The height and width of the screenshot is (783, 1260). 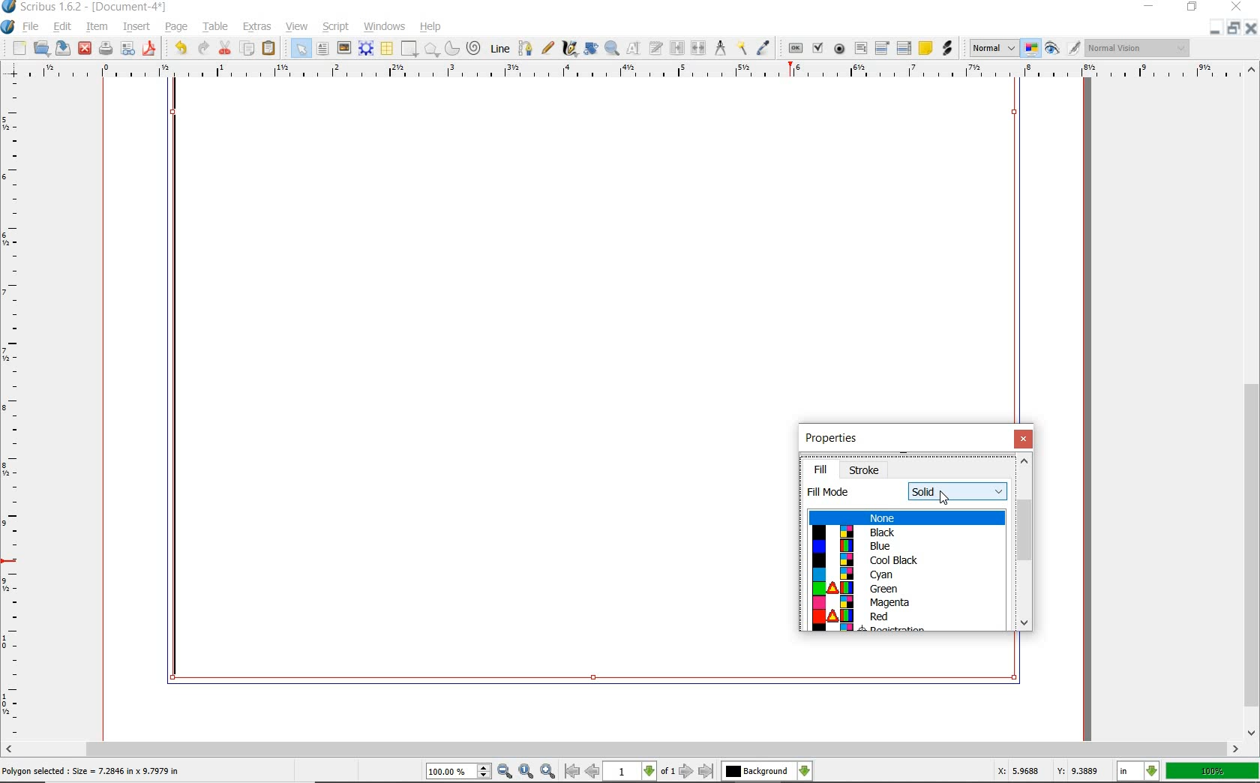 I want to click on Magenta, so click(x=904, y=604).